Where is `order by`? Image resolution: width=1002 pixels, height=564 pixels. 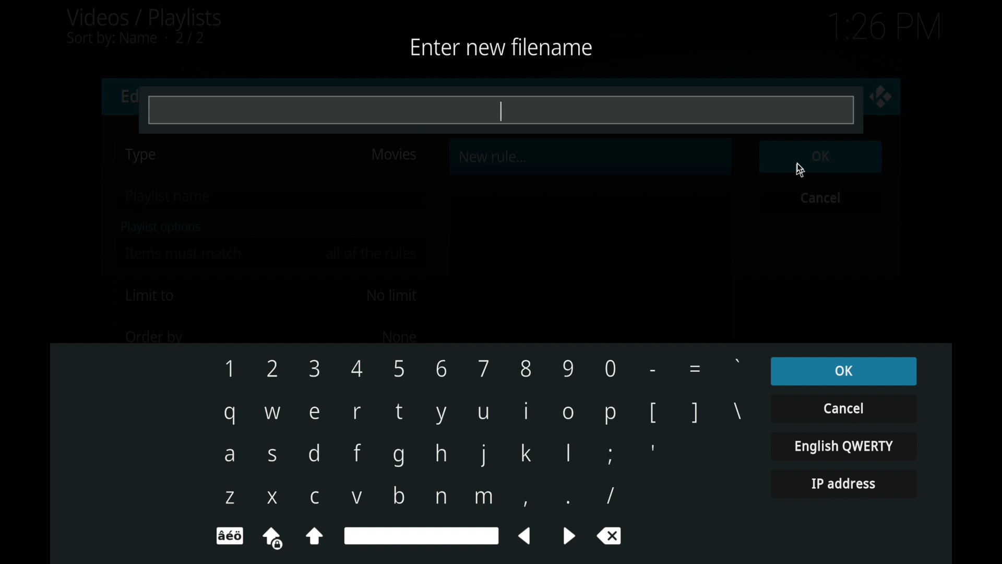
order by is located at coordinates (154, 338).